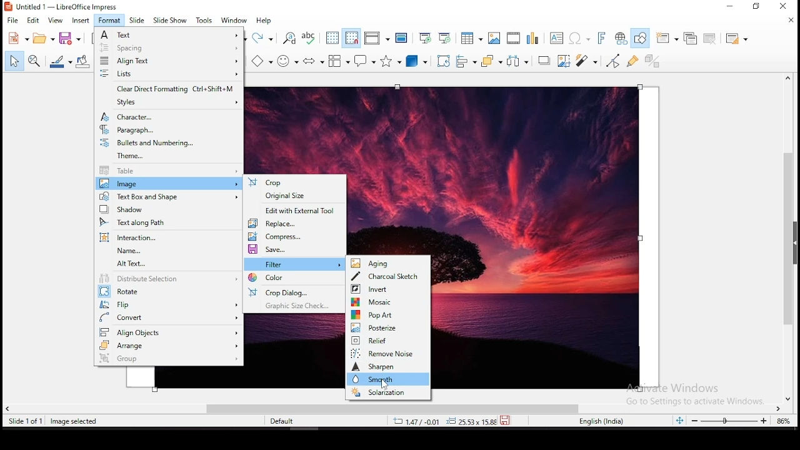 The image size is (800, 450). Describe the element at coordinates (385, 382) in the screenshot. I see `mouse pointer` at that location.